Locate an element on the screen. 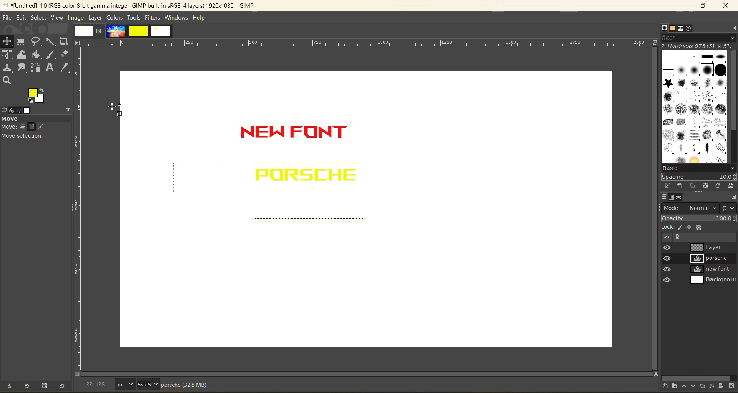  windows is located at coordinates (177, 18).